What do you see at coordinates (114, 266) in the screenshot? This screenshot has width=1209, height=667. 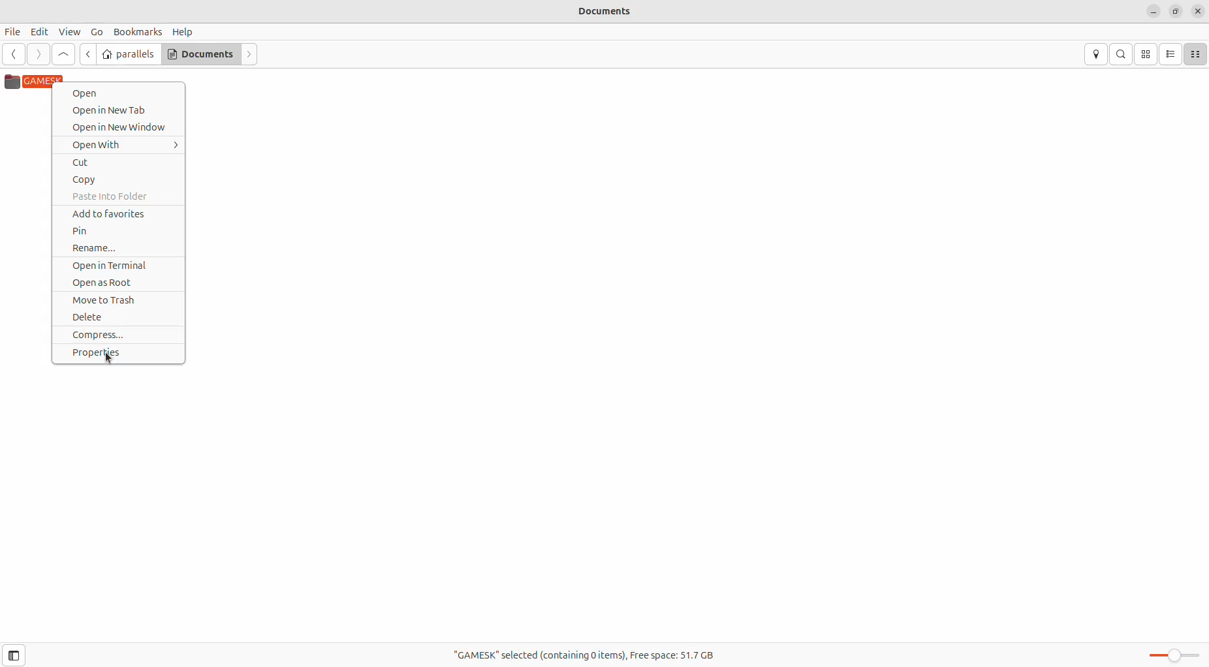 I see `open in terminal` at bounding box center [114, 266].